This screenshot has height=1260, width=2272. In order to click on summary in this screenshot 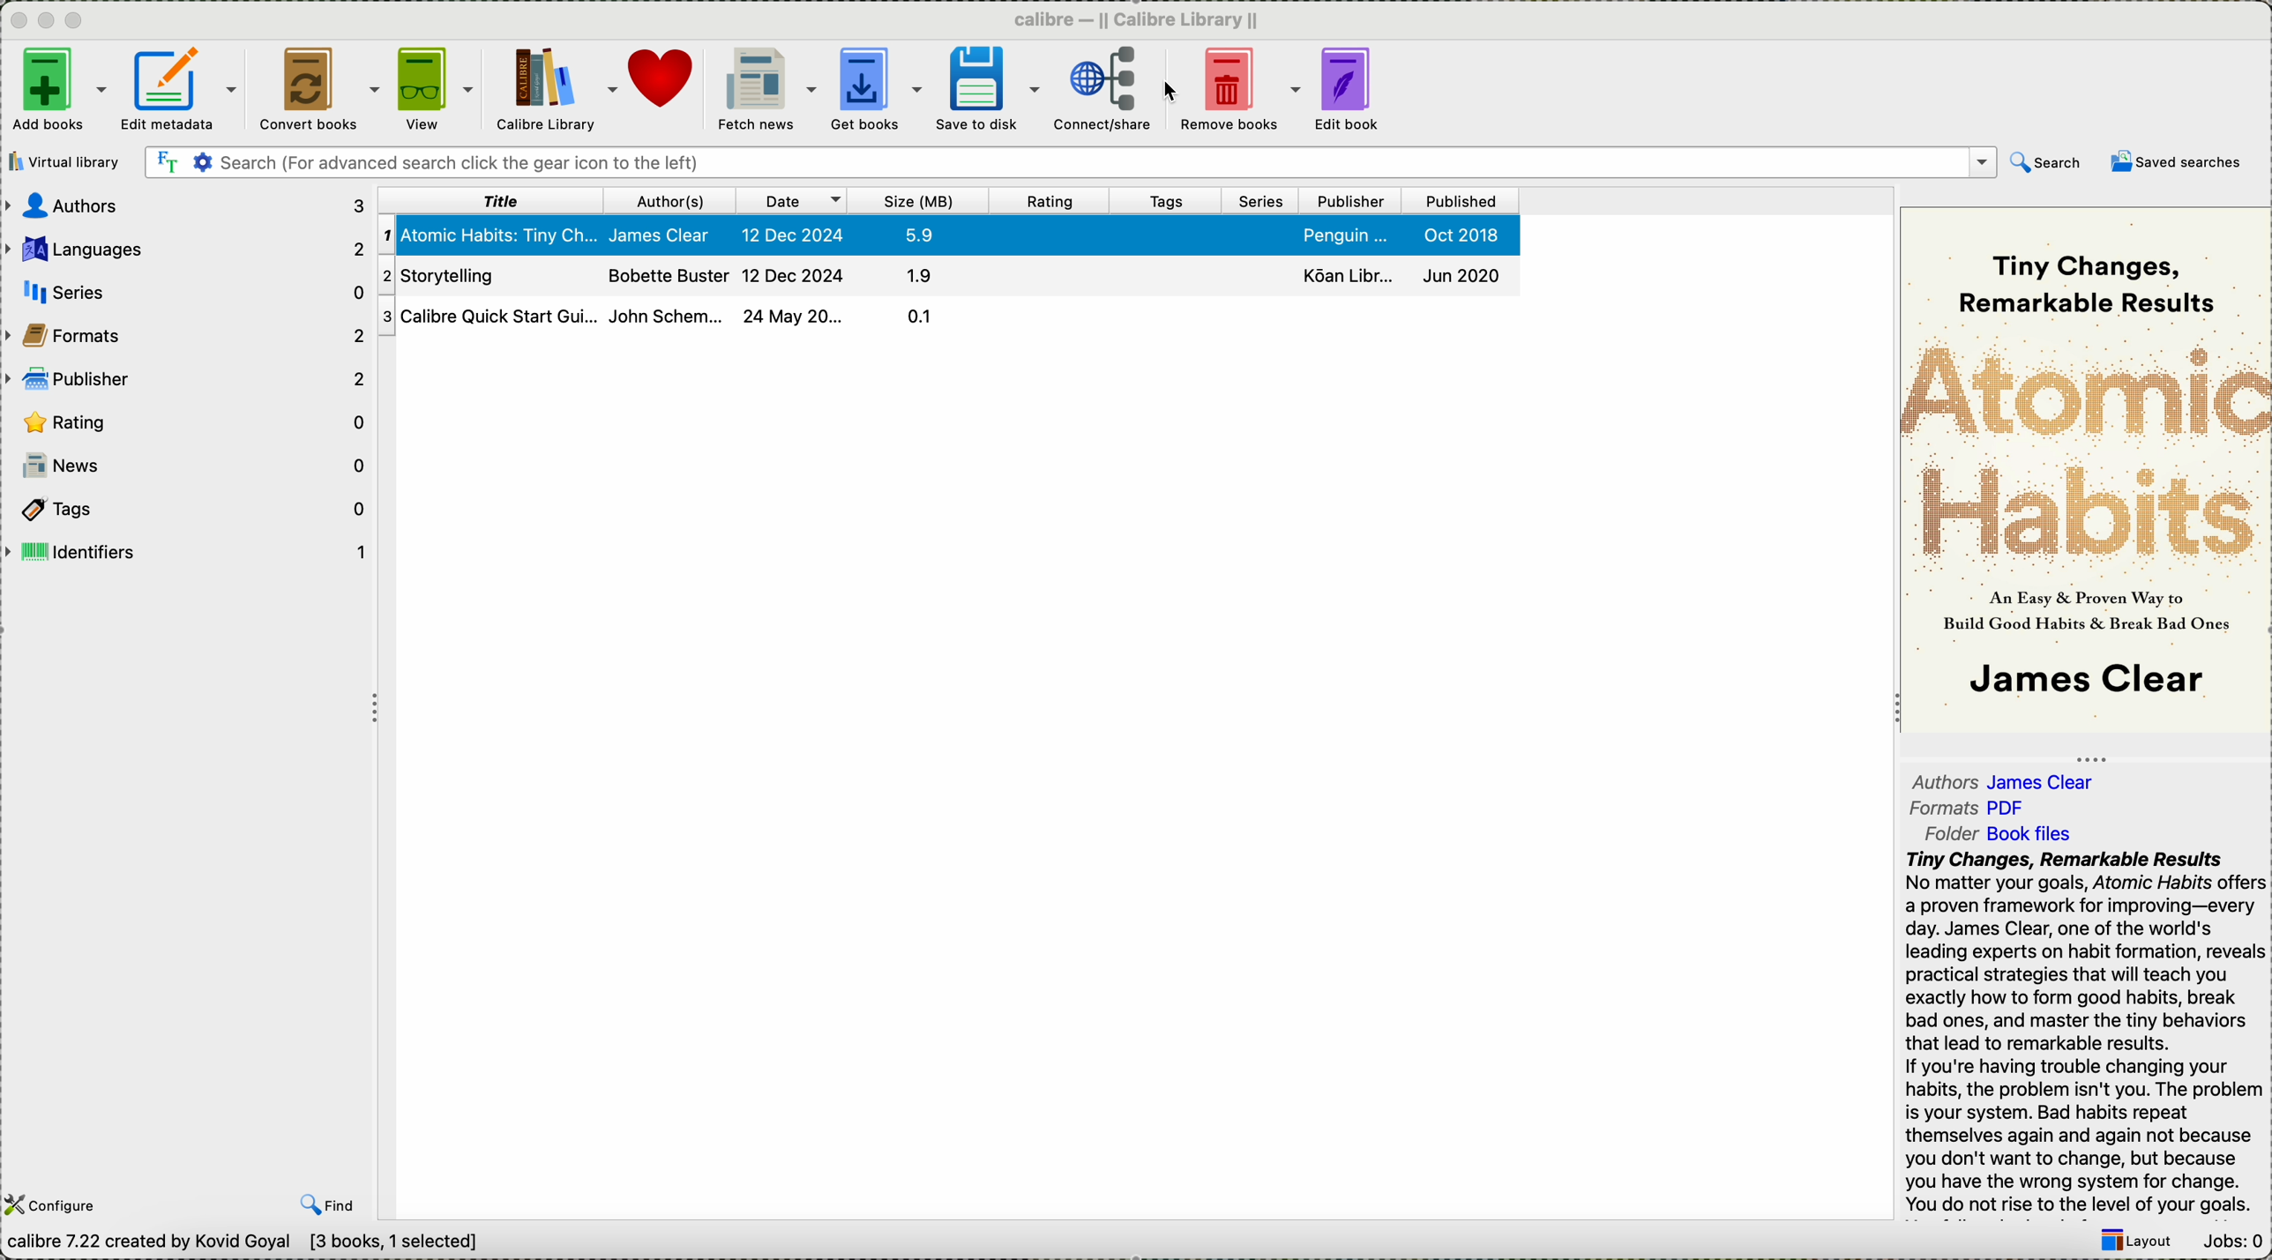, I will do `click(2084, 1033)`.